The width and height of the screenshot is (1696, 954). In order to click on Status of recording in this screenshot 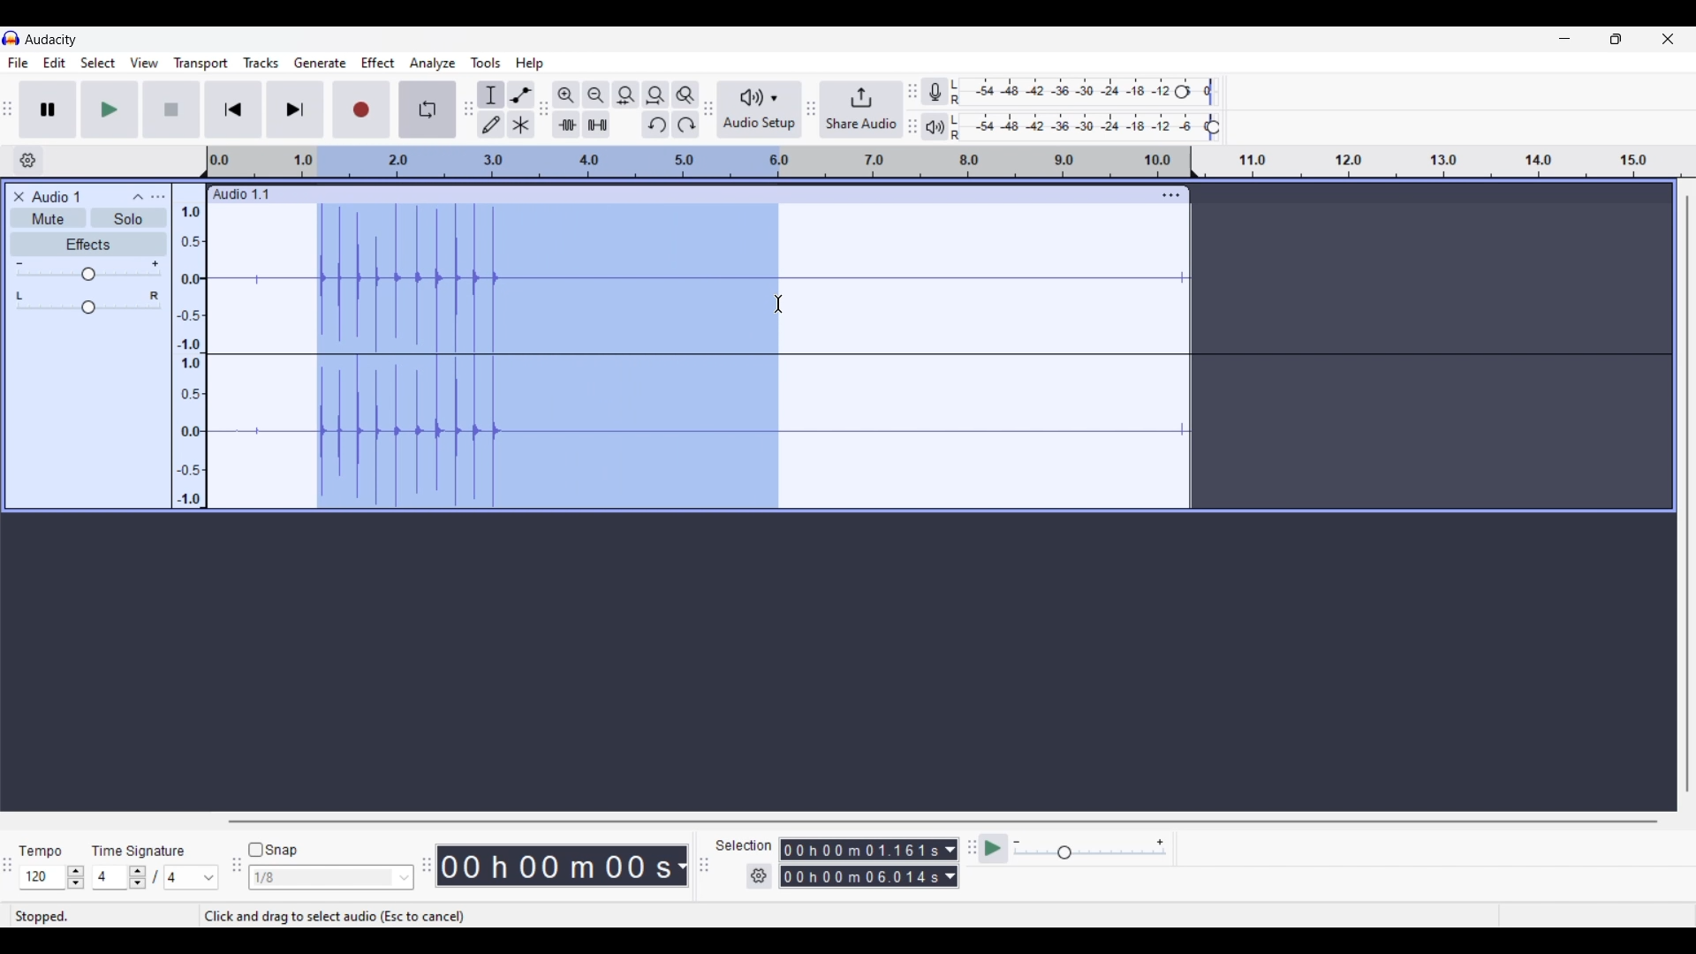, I will do `click(103, 916)`.